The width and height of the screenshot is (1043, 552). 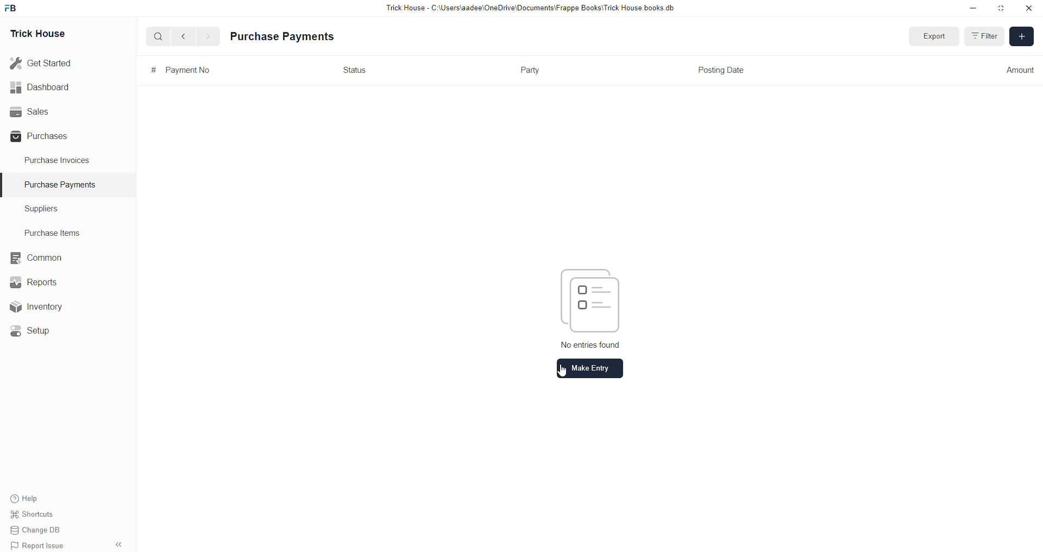 I want to click on Party, so click(x=530, y=72).